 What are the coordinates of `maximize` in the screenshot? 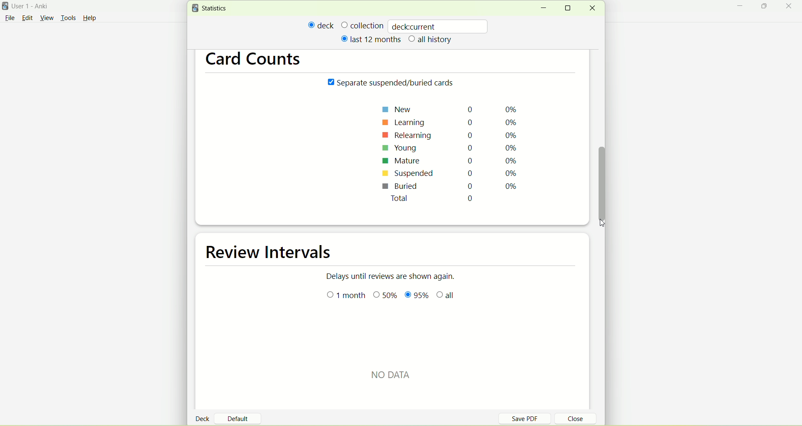 It's located at (765, 8).